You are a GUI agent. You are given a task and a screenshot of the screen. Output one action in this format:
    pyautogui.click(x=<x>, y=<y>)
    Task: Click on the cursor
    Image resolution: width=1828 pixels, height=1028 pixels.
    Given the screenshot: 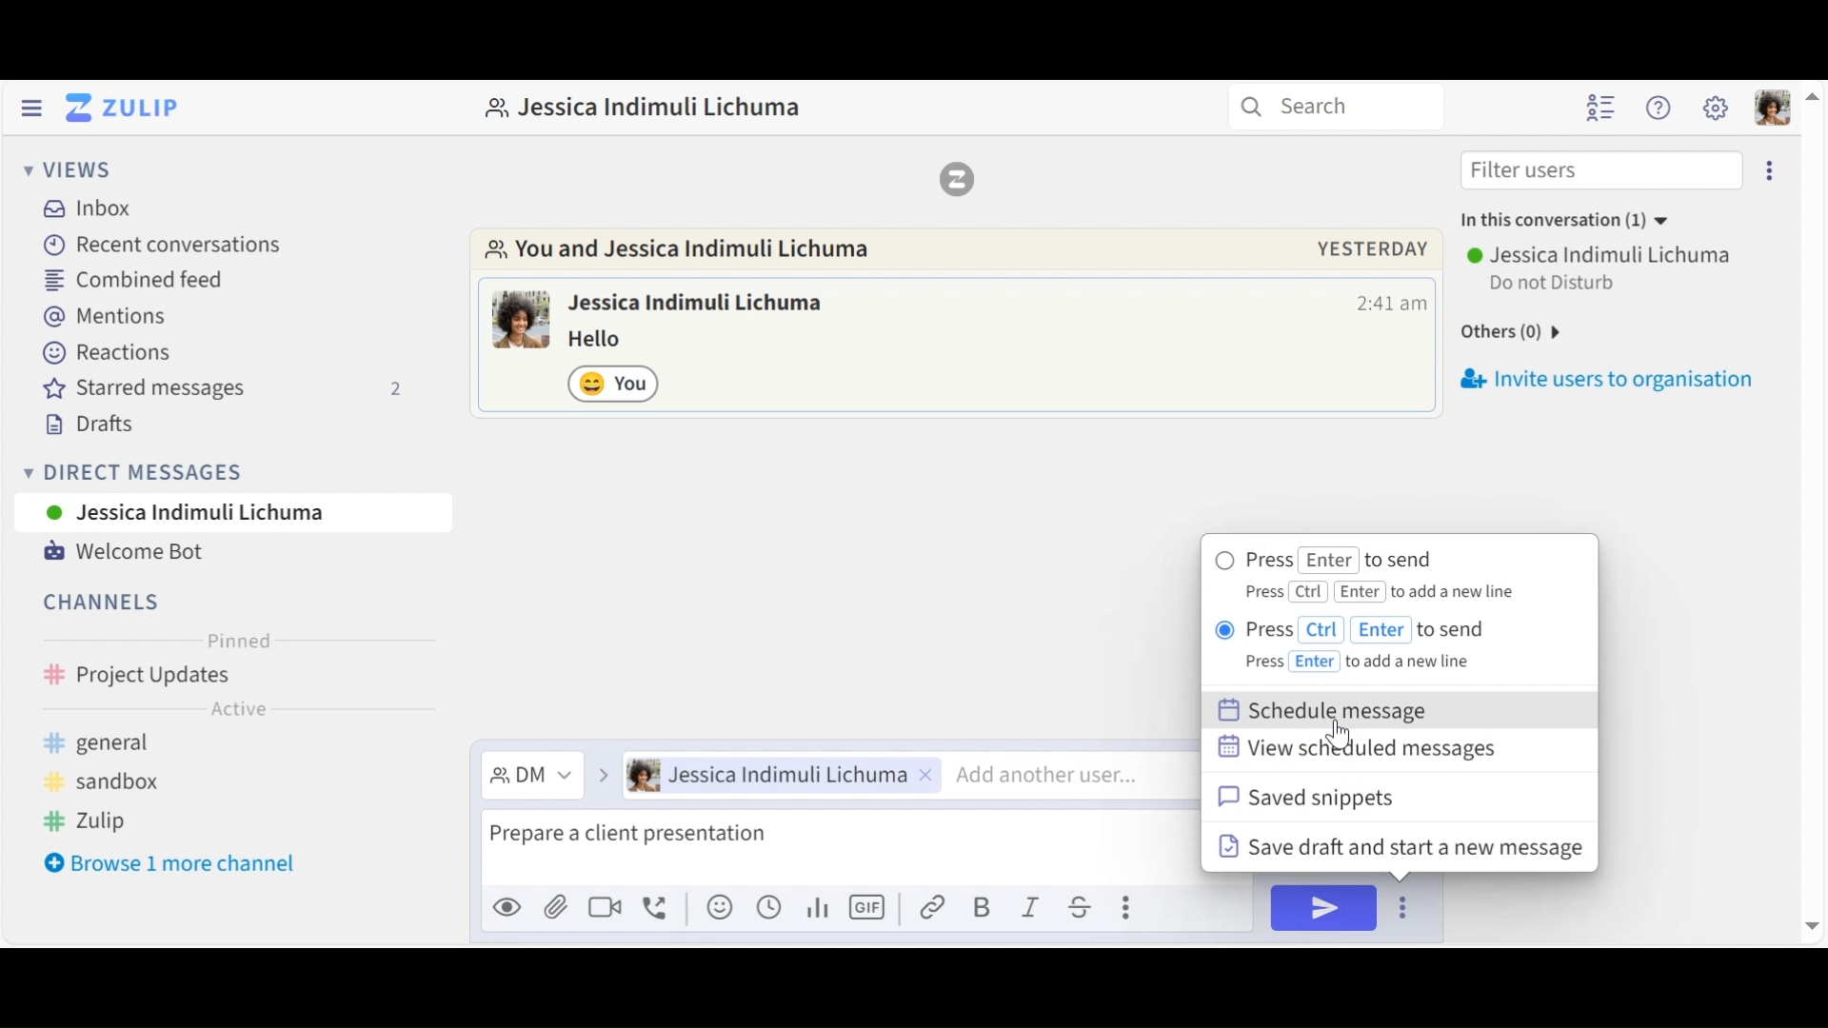 What is the action you would take?
    pyautogui.click(x=1341, y=736)
    